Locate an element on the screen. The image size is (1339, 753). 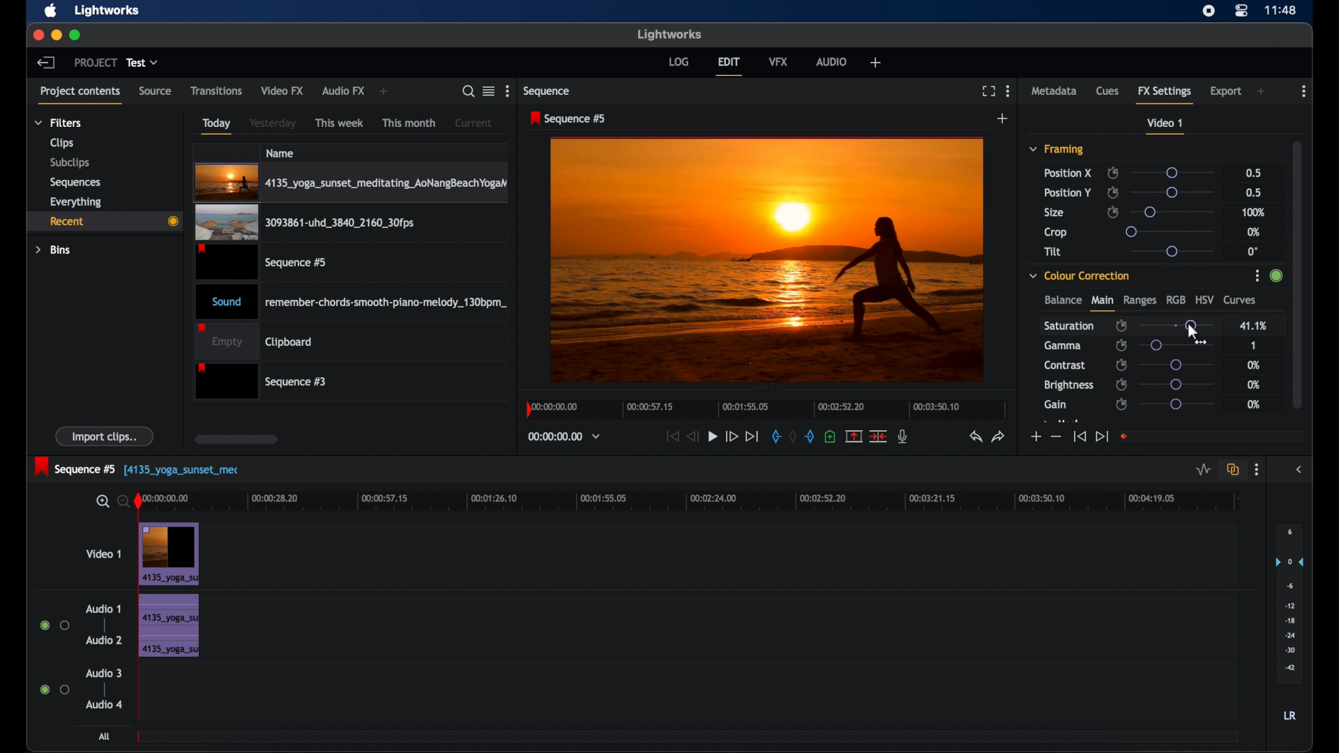
fast forward is located at coordinates (731, 436).